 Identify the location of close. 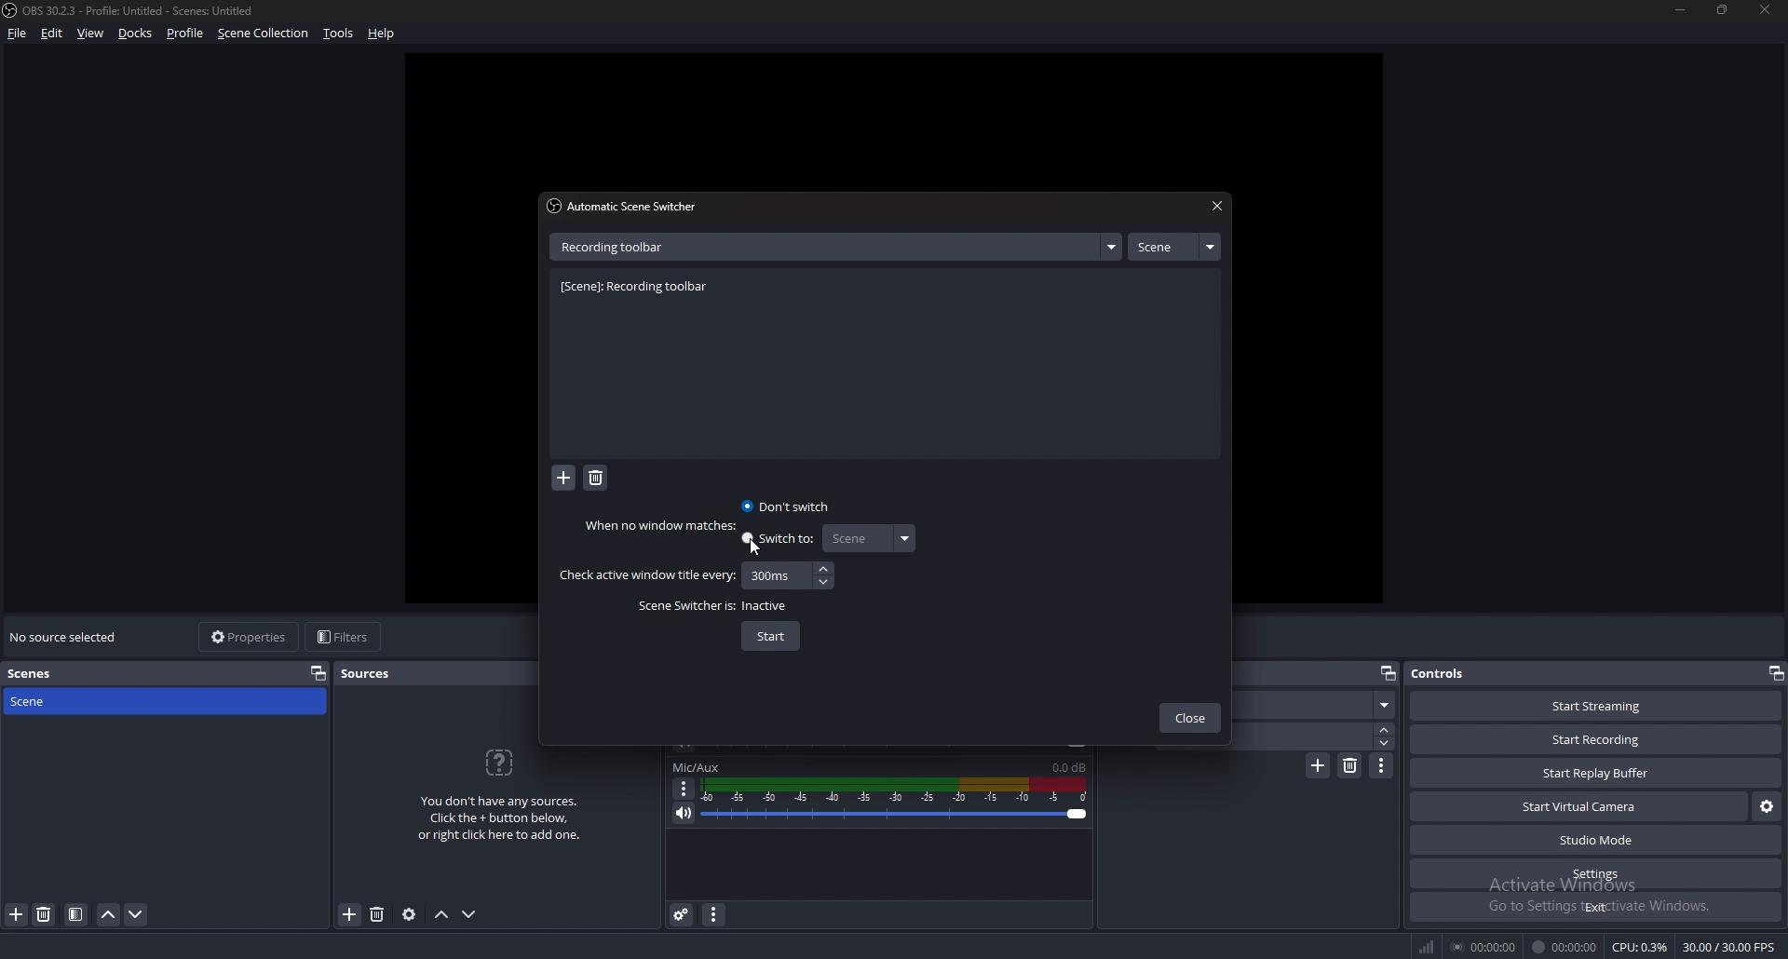
(1190, 720).